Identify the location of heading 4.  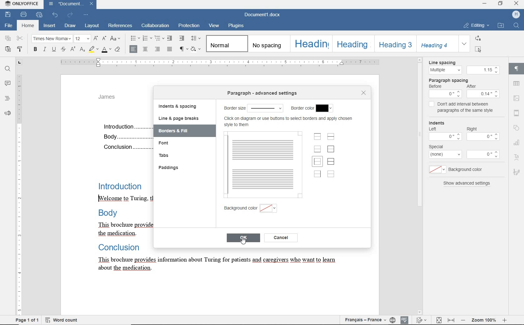
(436, 43).